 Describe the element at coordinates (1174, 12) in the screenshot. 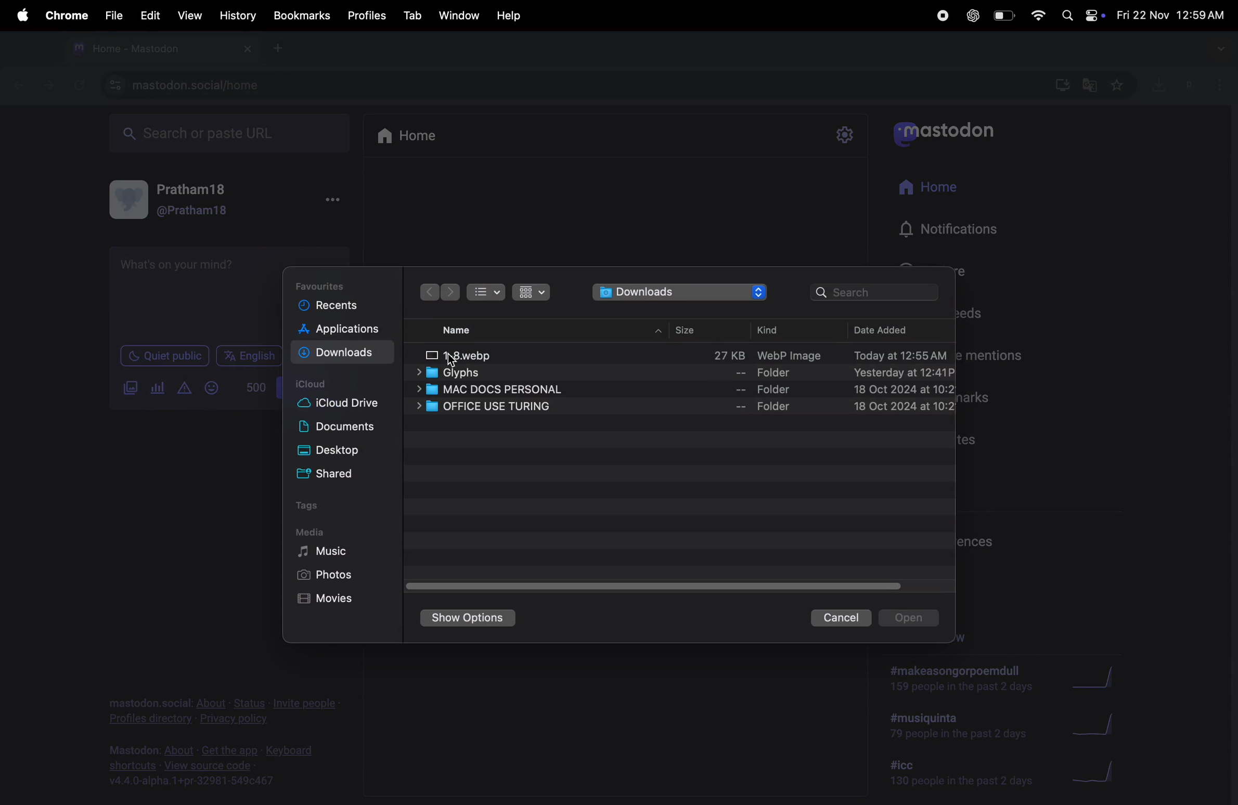

I see `date and time` at that location.